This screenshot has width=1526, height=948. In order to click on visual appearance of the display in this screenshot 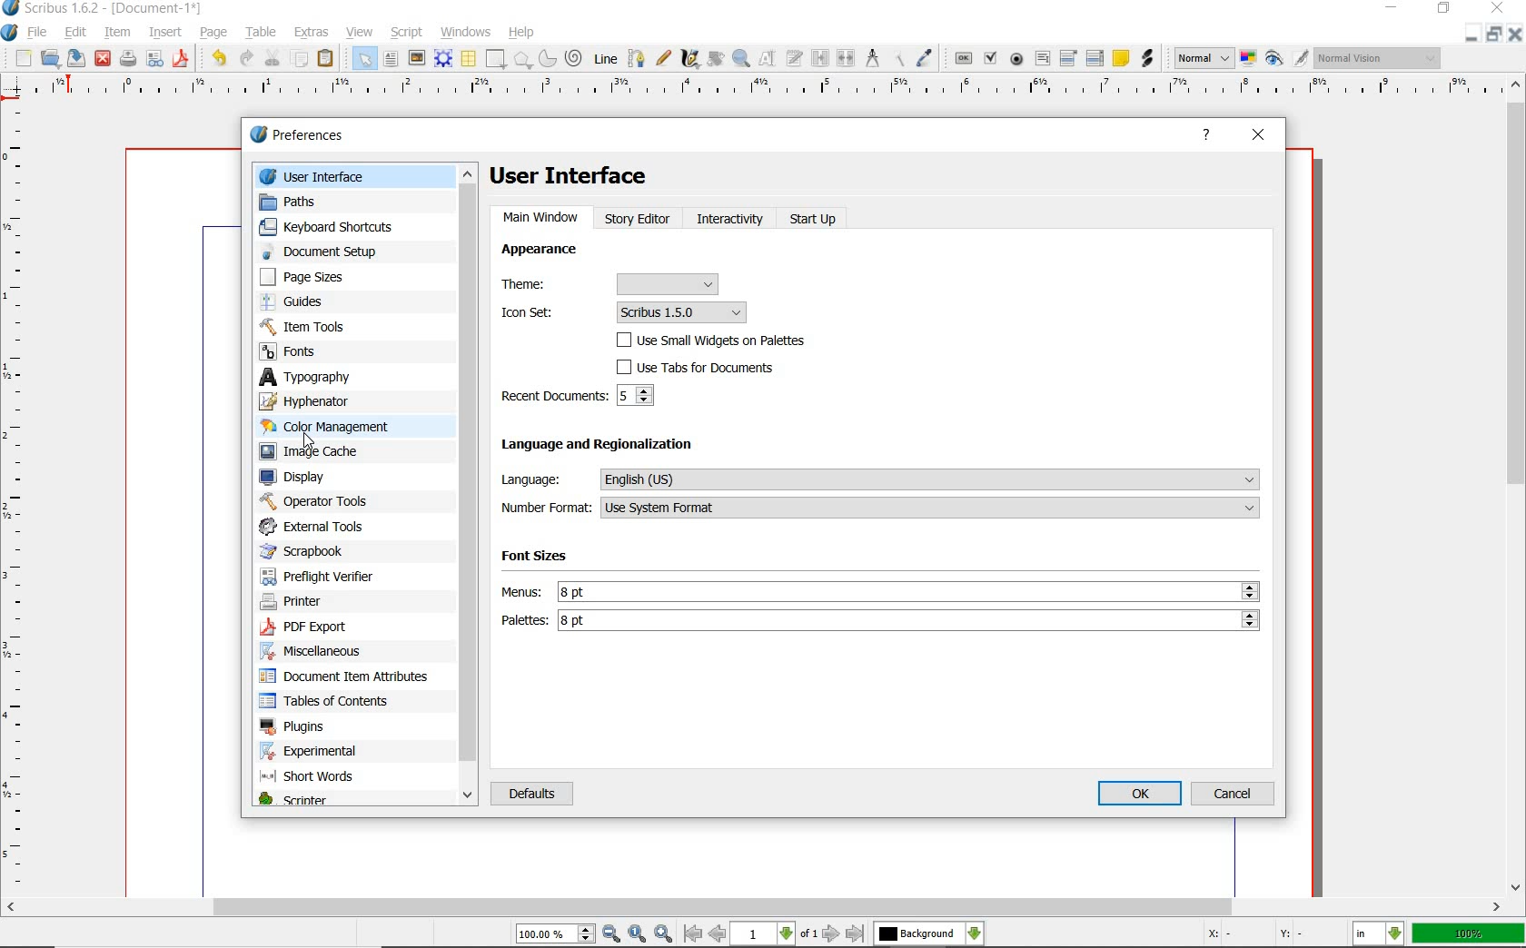, I will do `click(1378, 60)`.